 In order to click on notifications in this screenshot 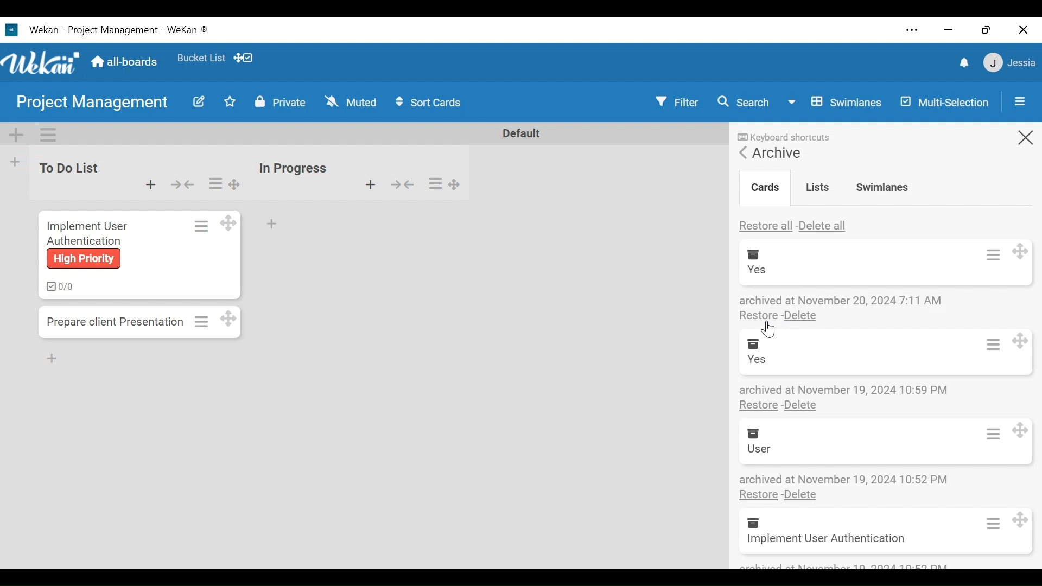, I will do `click(965, 63)`.